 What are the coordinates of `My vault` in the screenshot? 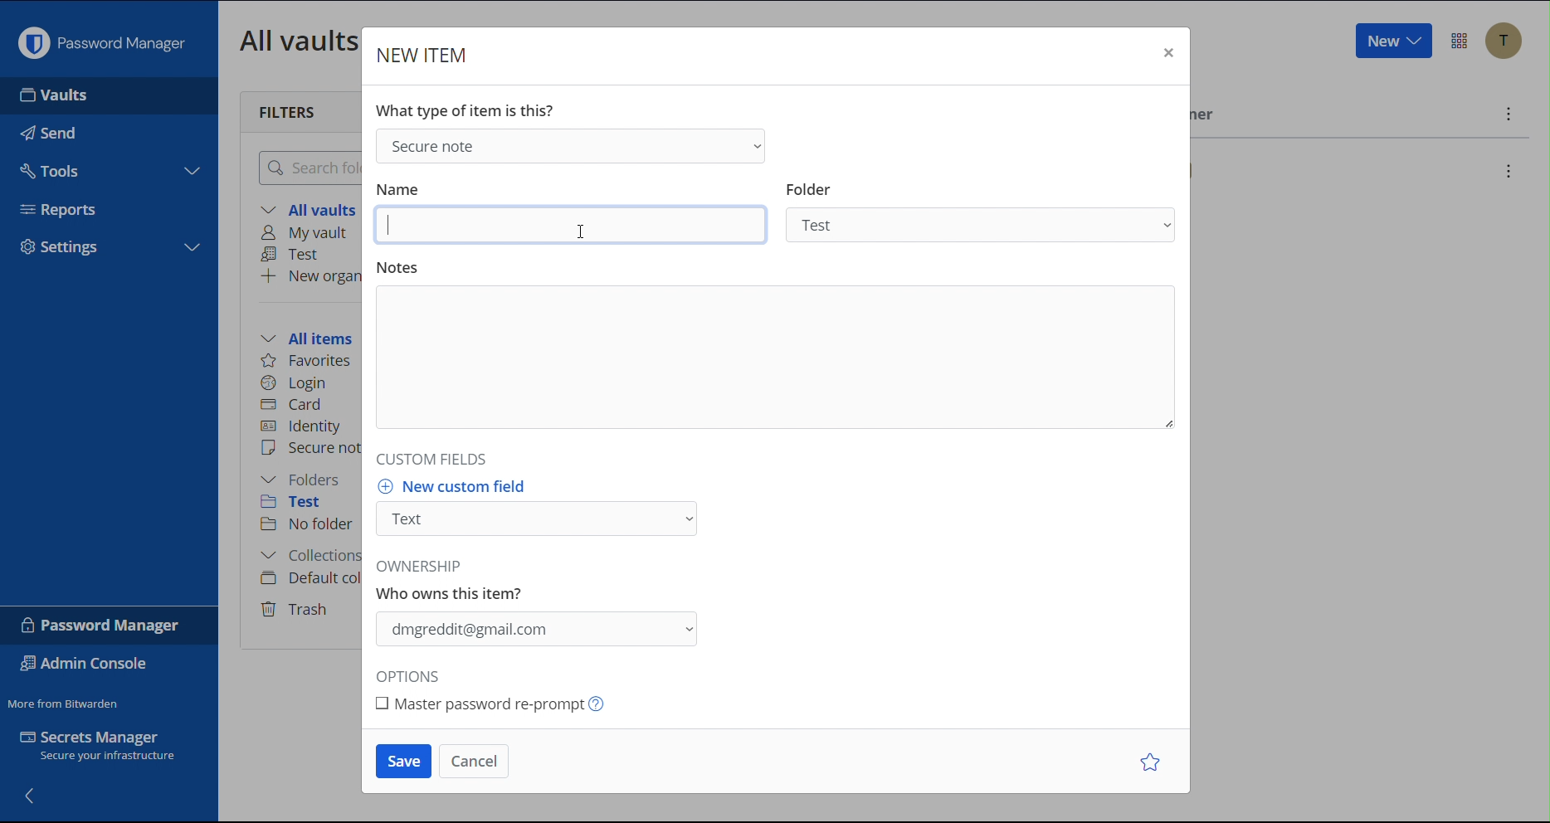 It's located at (310, 234).